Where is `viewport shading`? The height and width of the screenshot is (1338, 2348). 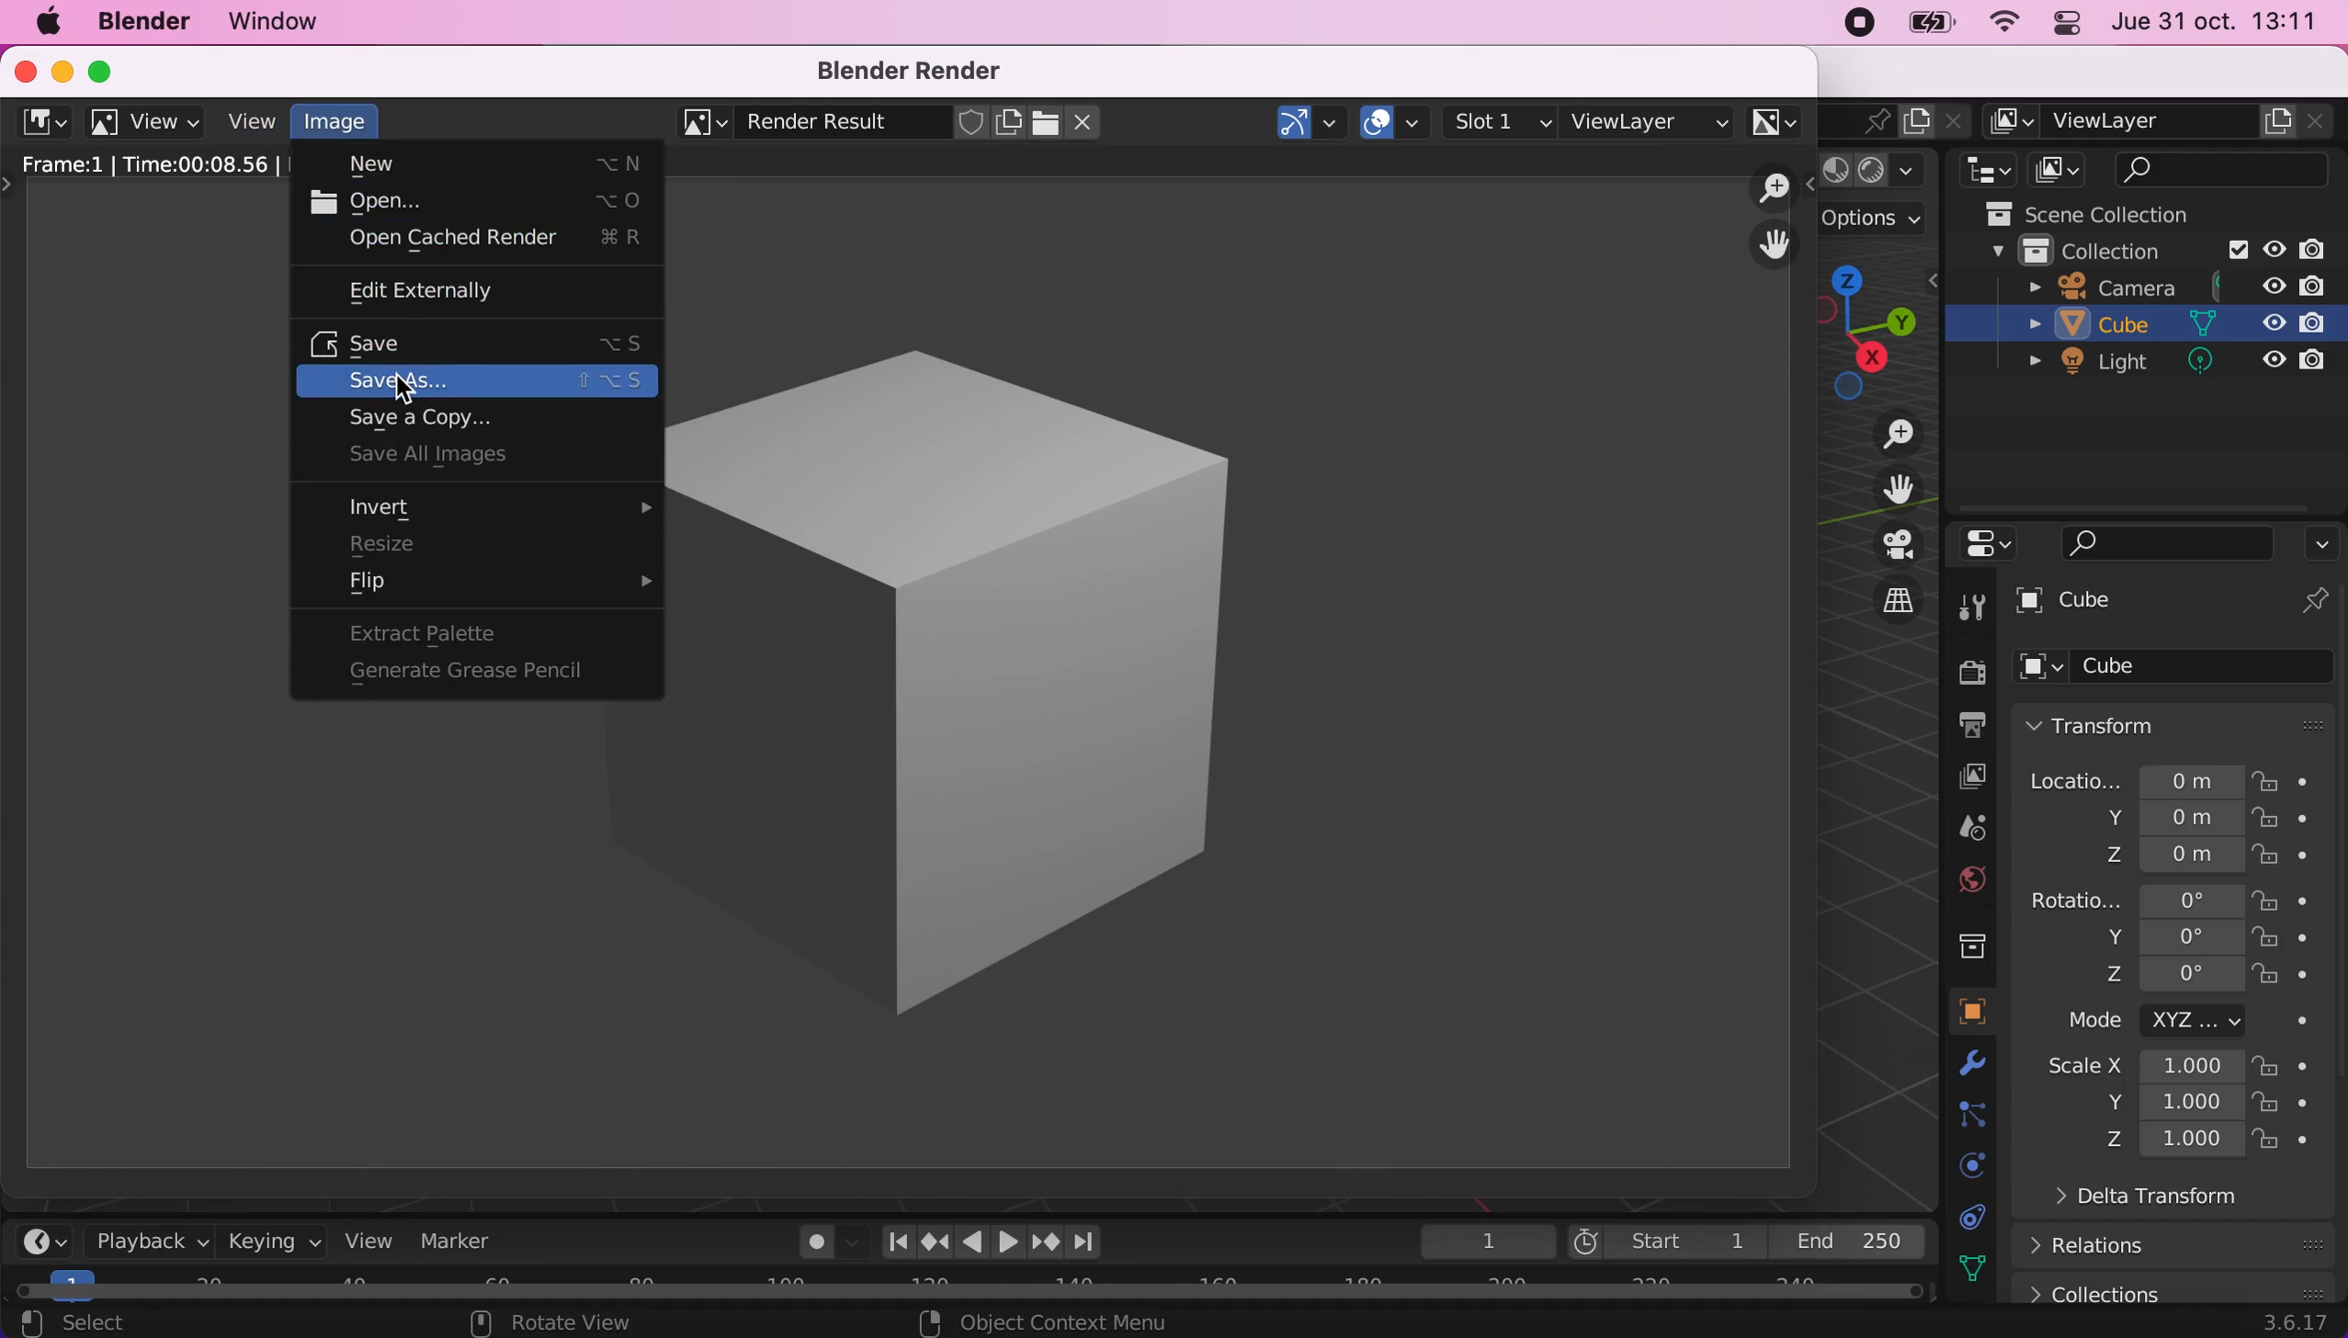
viewport shading is located at coordinates (1883, 171).